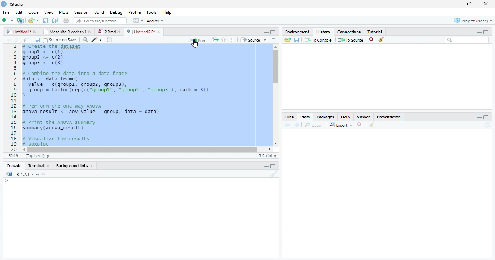 Image resolution: width=495 pixels, height=260 pixels. What do you see at coordinates (46, 21) in the screenshot?
I see `Save` at bounding box center [46, 21].